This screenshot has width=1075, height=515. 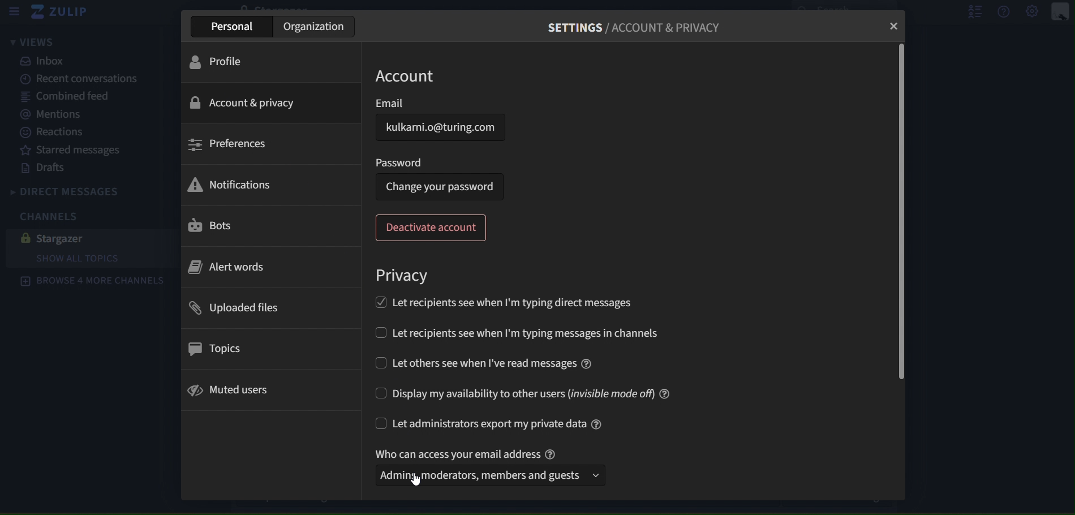 I want to click on close, so click(x=893, y=26).